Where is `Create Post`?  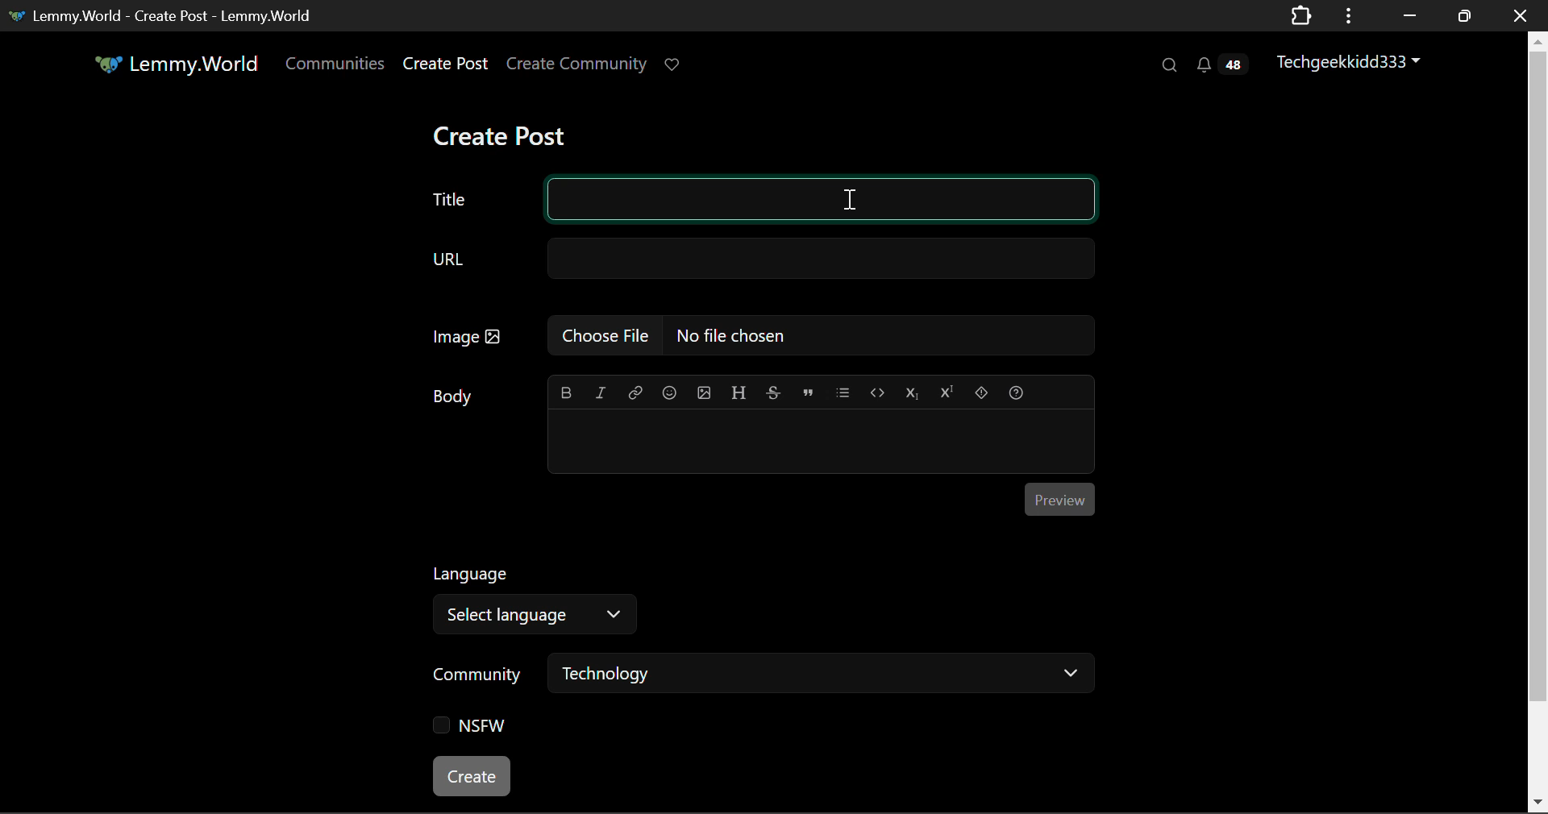
Create Post is located at coordinates (498, 138).